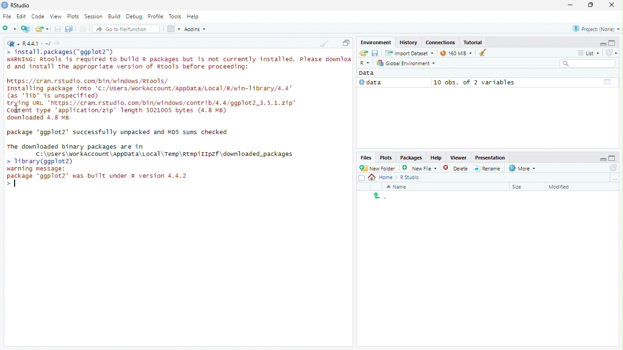 The width and height of the screenshot is (623, 350). I want to click on back, so click(377, 195).